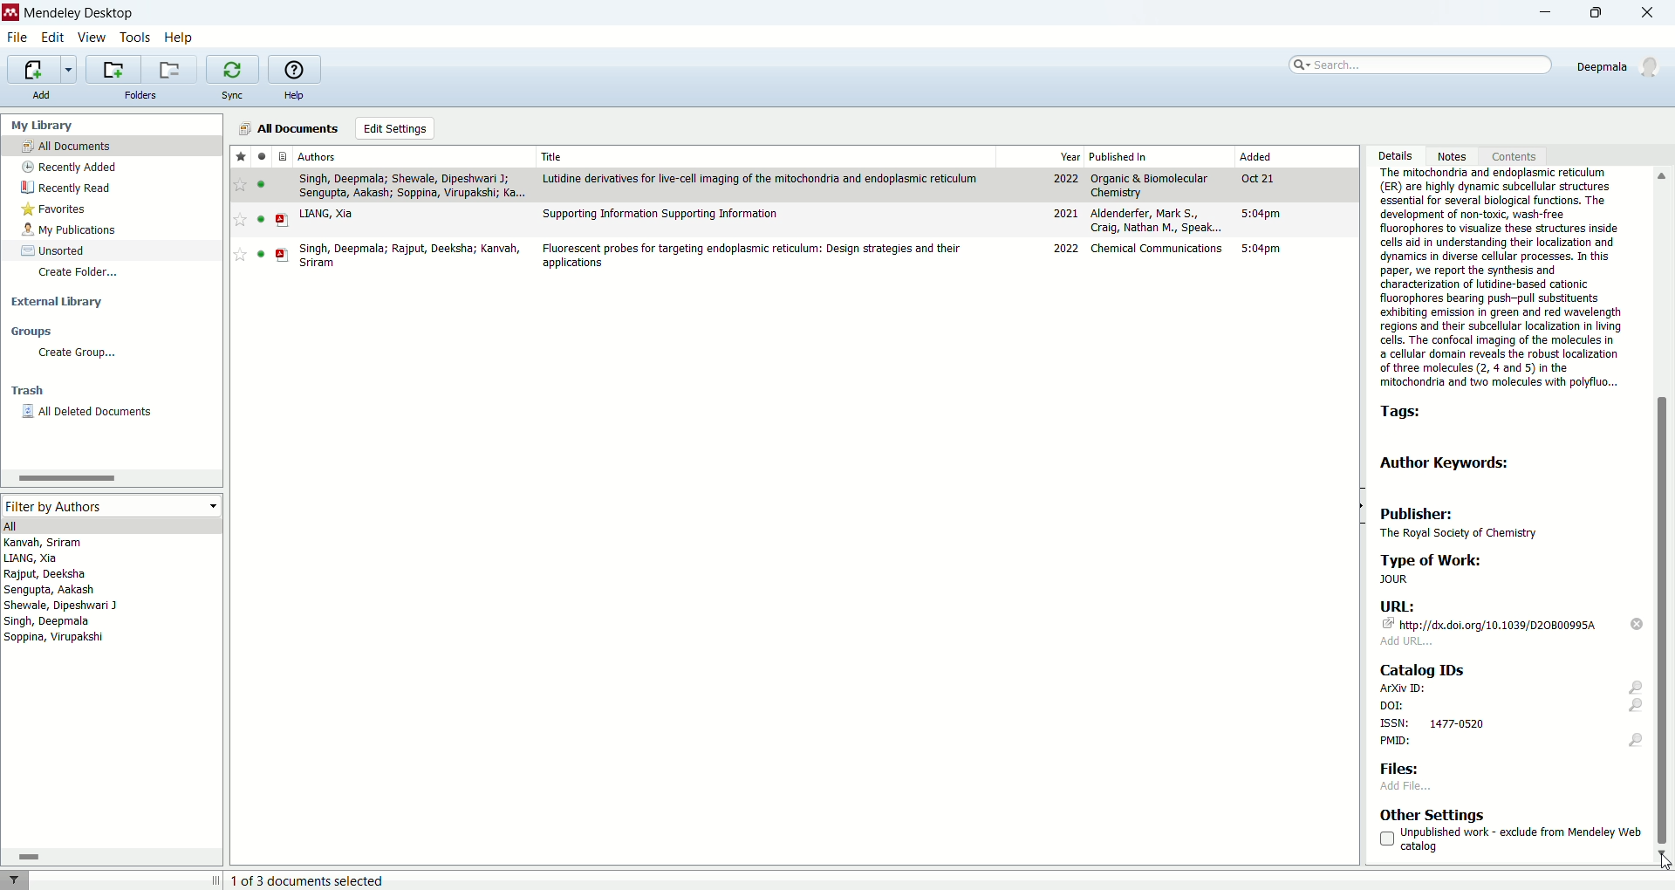 The image size is (1675, 890). Describe the element at coordinates (1360, 506) in the screenshot. I see `toggle hide/show` at that location.